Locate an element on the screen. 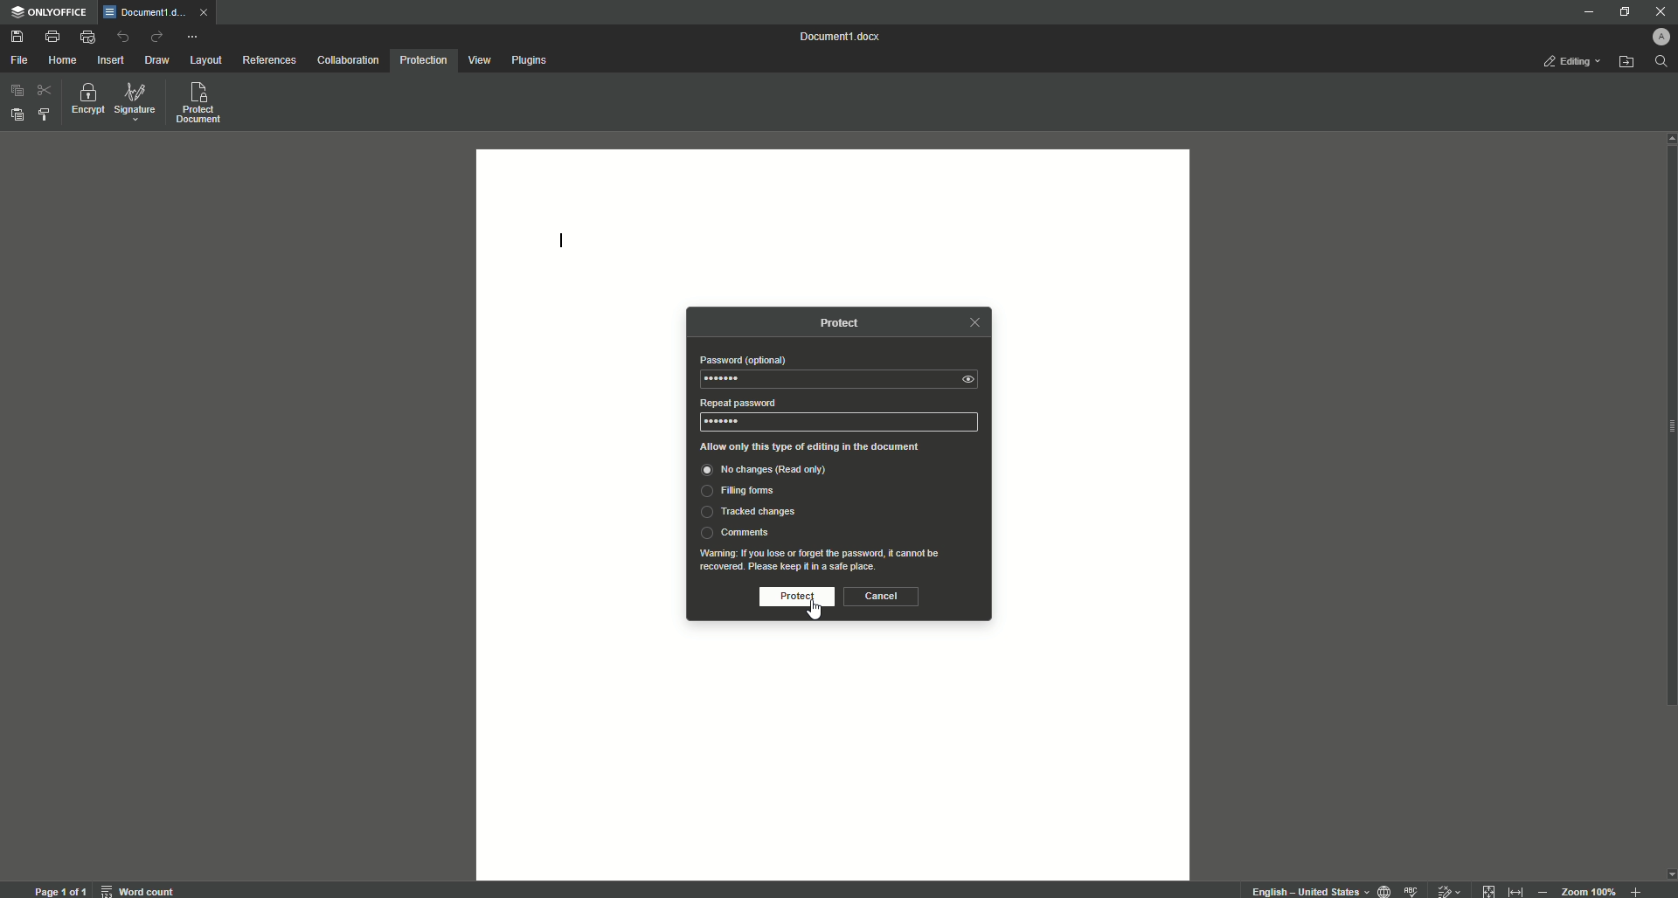  Draw is located at coordinates (159, 60).